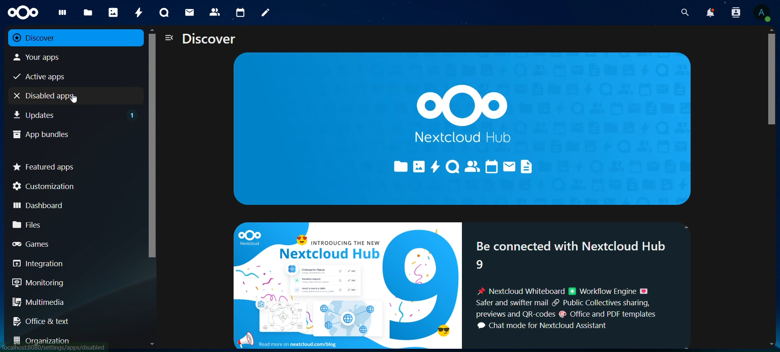 This screenshot has width=780, height=352. What do you see at coordinates (73, 98) in the screenshot?
I see `cursor` at bounding box center [73, 98].